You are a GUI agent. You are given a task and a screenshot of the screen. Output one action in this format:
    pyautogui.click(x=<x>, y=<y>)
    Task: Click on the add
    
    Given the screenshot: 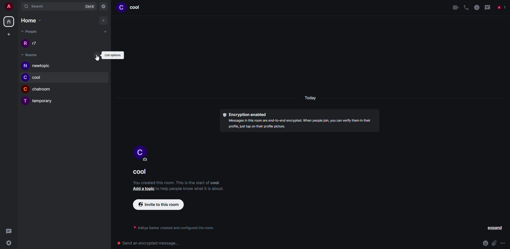 What is the action you would take?
    pyautogui.click(x=104, y=32)
    